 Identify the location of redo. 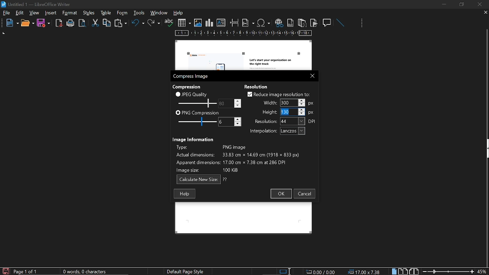
(154, 23).